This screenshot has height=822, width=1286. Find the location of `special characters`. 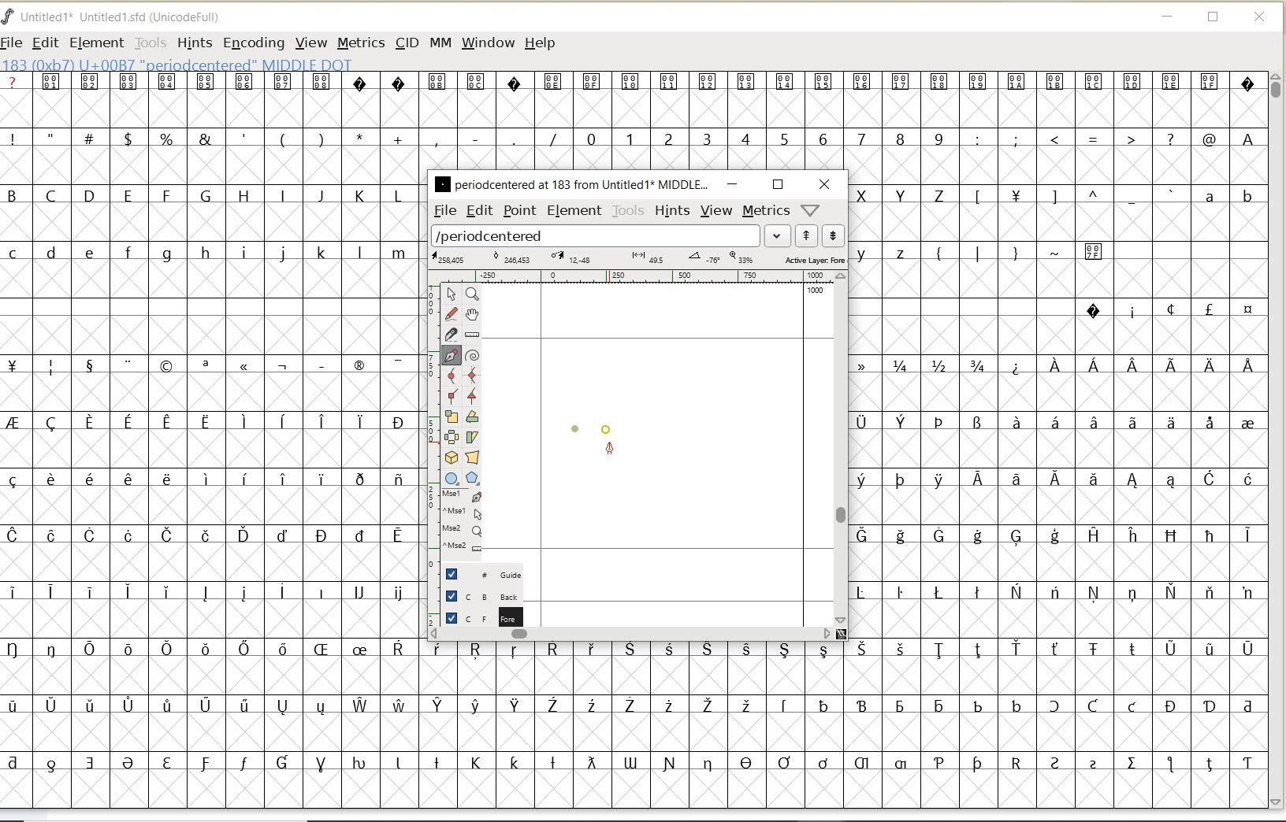

special characters is located at coordinates (206, 563).